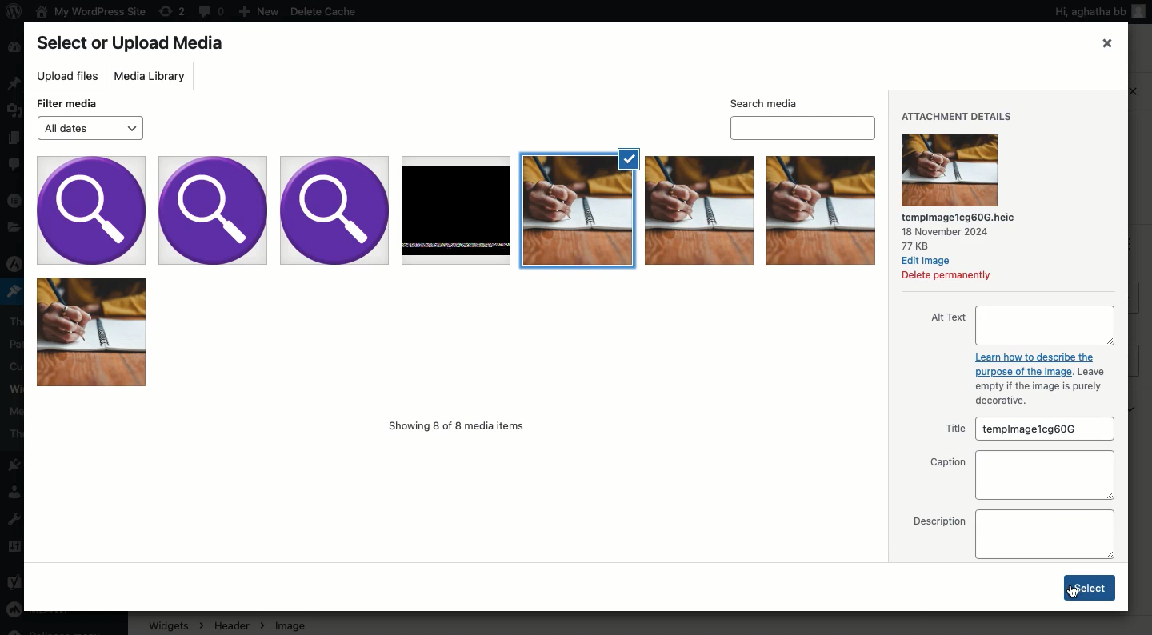 This screenshot has width=1152, height=635. What do you see at coordinates (458, 271) in the screenshot?
I see `Images` at bounding box center [458, 271].